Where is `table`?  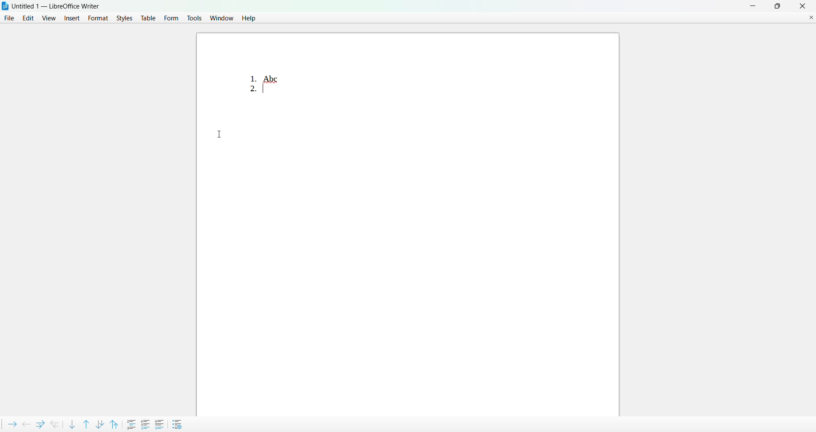
table is located at coordinates (148, 19).